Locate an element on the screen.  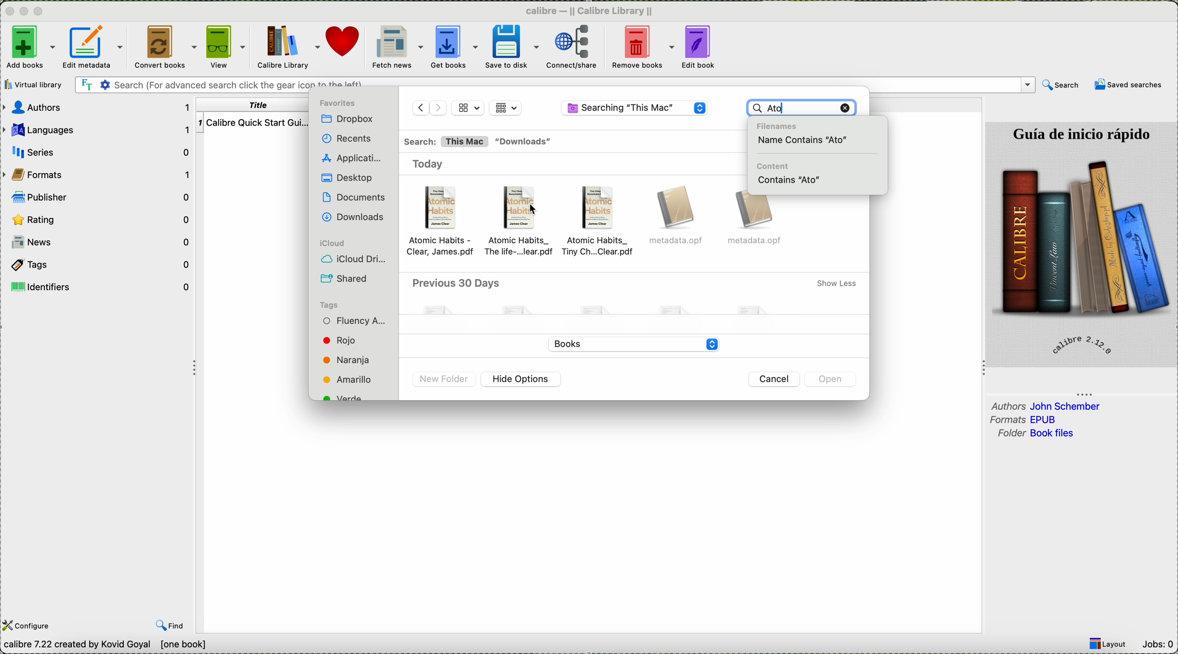
get books is located at coordinates (454, 46).